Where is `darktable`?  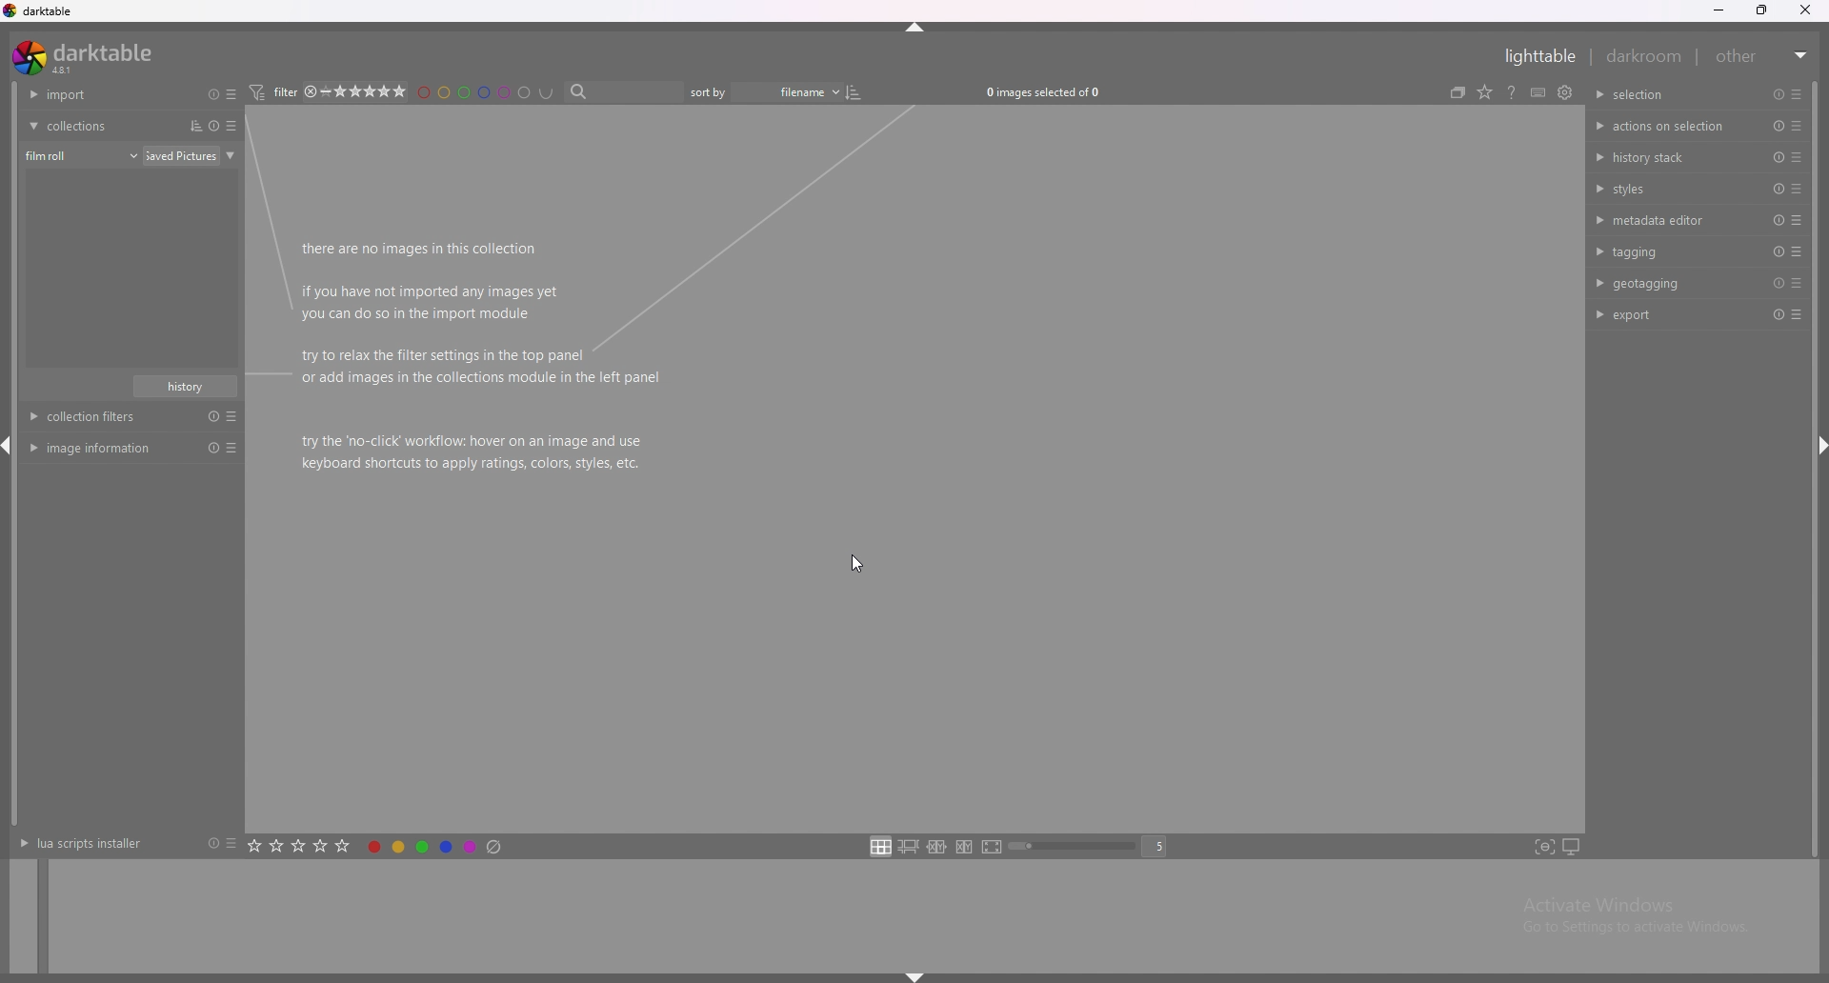 darktable is located at coordinates (87, 57).